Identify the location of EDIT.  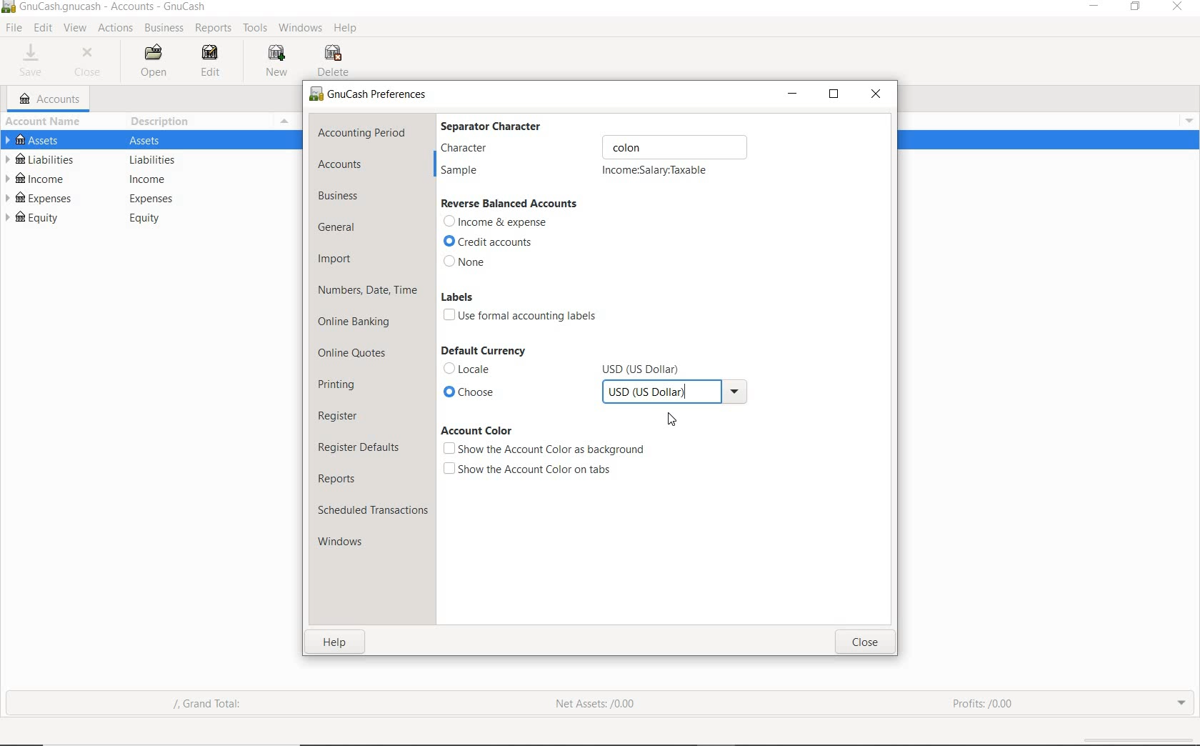
(210, 60).